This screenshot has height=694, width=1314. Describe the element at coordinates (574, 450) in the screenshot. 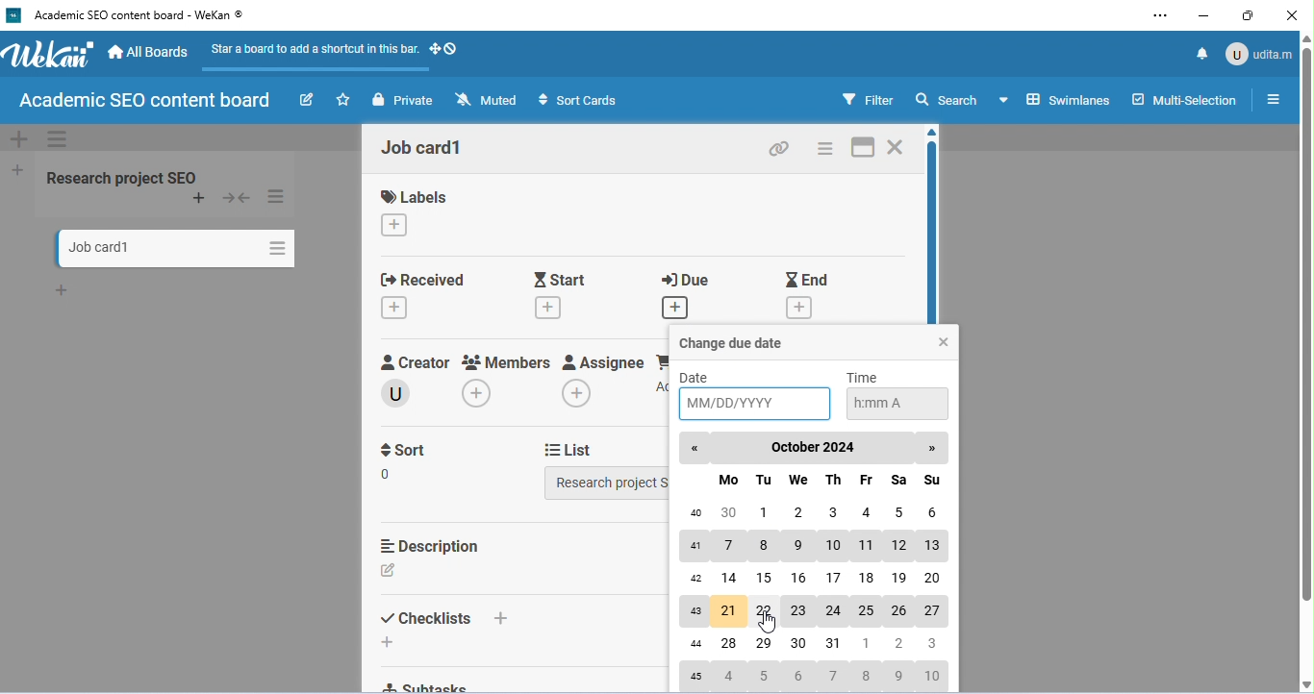

I see `list` at that location.